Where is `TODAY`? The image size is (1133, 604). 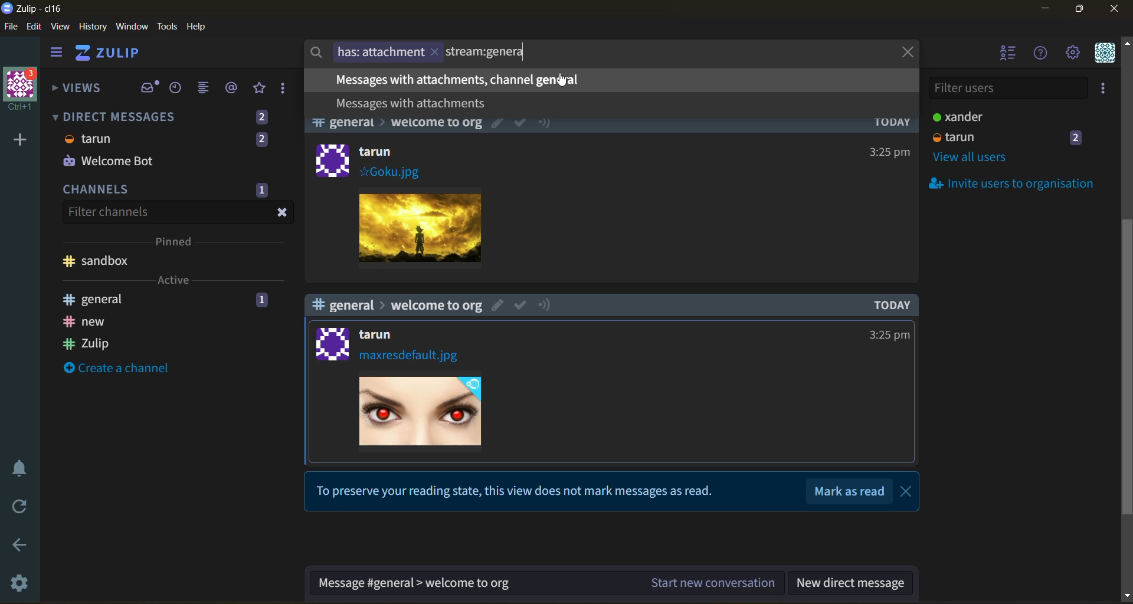
TODAY is located at coordinates (895, 304).